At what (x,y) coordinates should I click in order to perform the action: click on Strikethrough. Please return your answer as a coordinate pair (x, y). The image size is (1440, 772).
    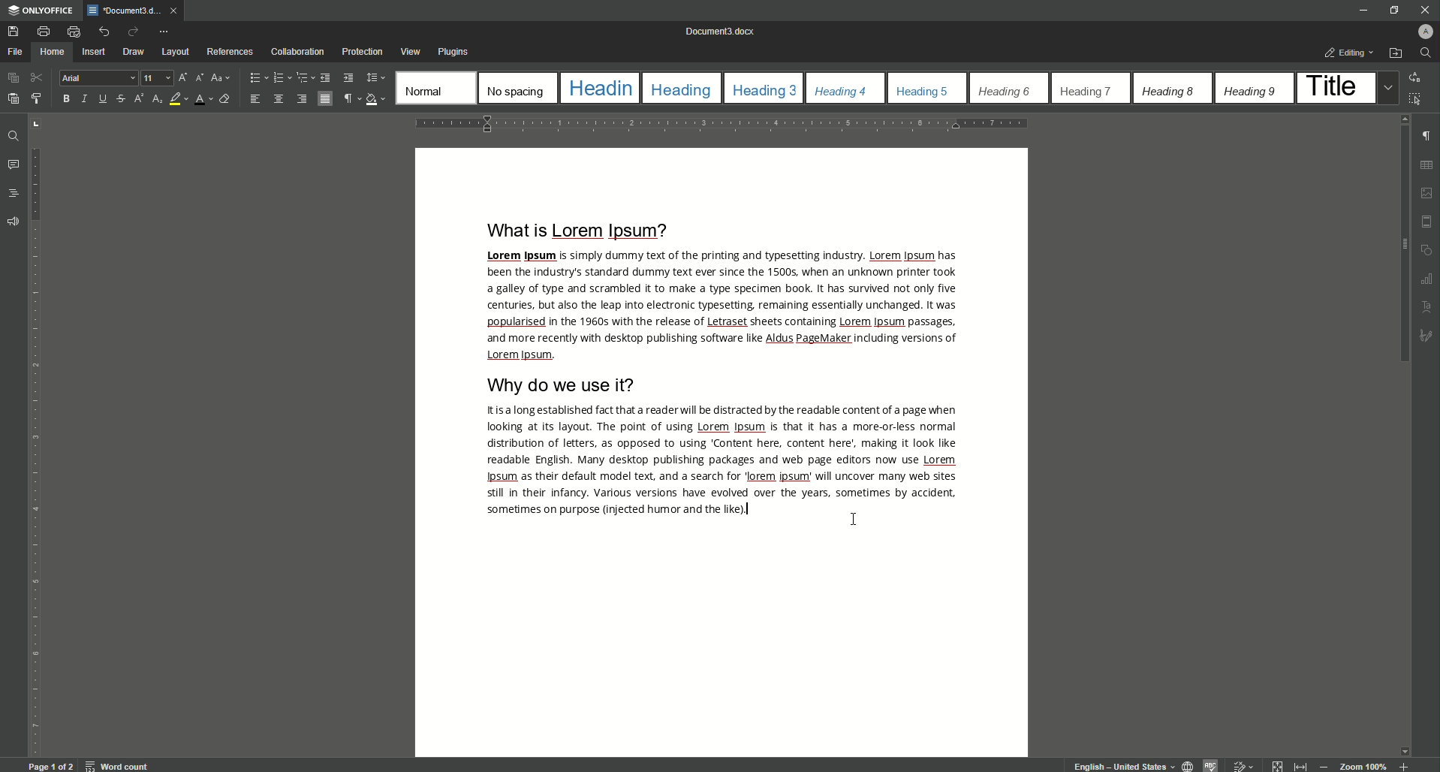
    Looking at the image, I should click on (119, 99).